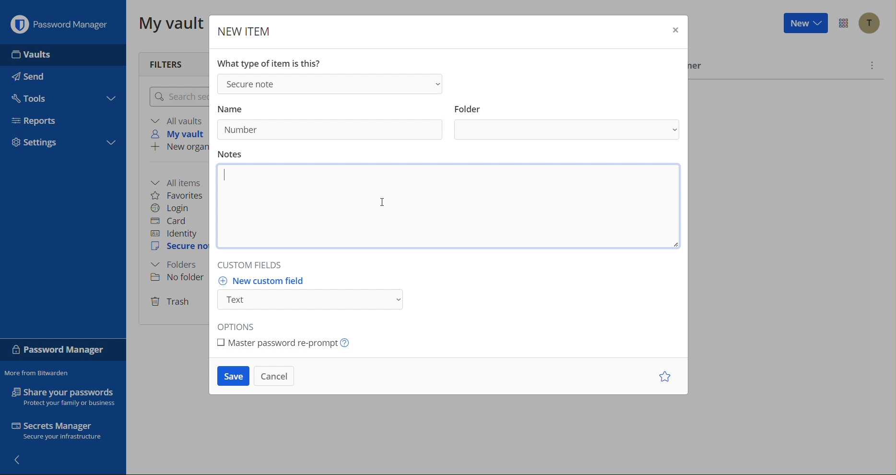 This screenshot has height=475, width=896. What do you see at coordinates (174, 207) in the screenshot?
I see `Login` at bounding box center [174, 207].